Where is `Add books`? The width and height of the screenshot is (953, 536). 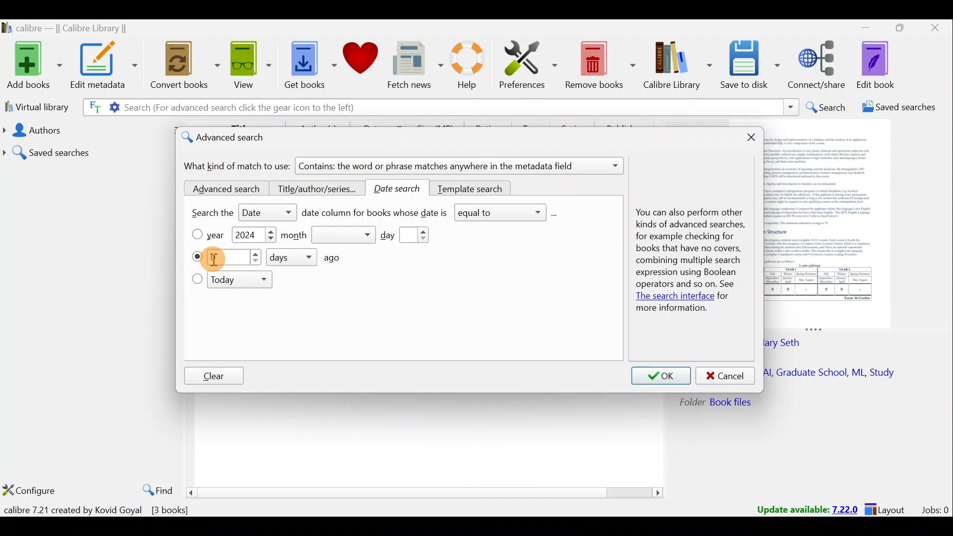 Add books is located at coordinates (32, 64).